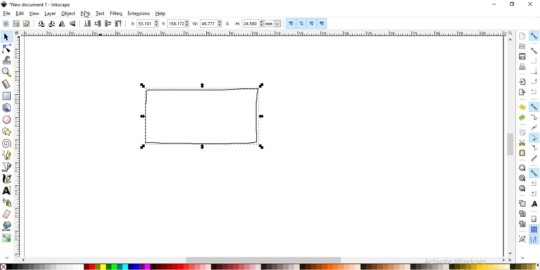 The image size is (540, 270). What do you see at coordinates (522, 168) in the screenshot?
I see `zoom to fit selection` at bounding box center [522, 168].